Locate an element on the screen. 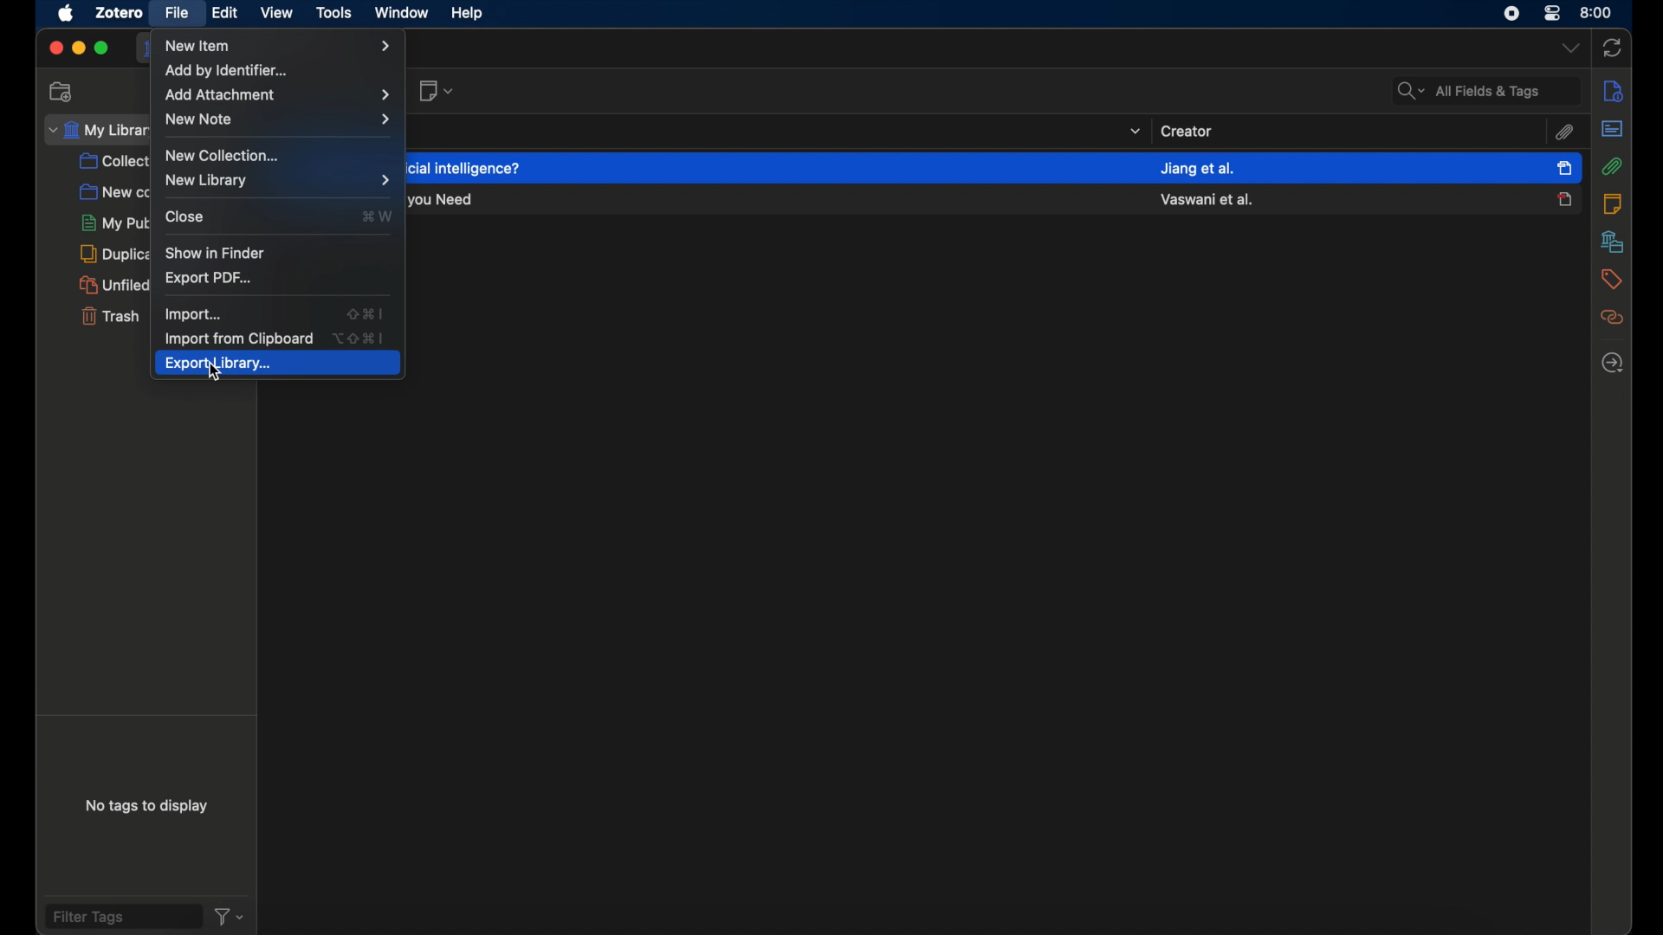 Image resolution: width=1663 pixels, height=935 pixels. my library dropdown  is located at coordinates (95, 129).